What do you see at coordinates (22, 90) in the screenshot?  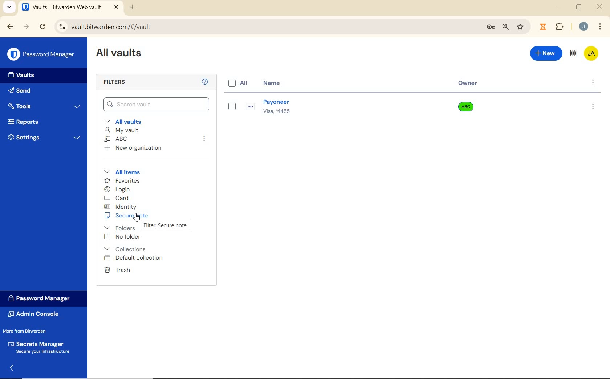 I see `Send` at bounding box center [22, 90].